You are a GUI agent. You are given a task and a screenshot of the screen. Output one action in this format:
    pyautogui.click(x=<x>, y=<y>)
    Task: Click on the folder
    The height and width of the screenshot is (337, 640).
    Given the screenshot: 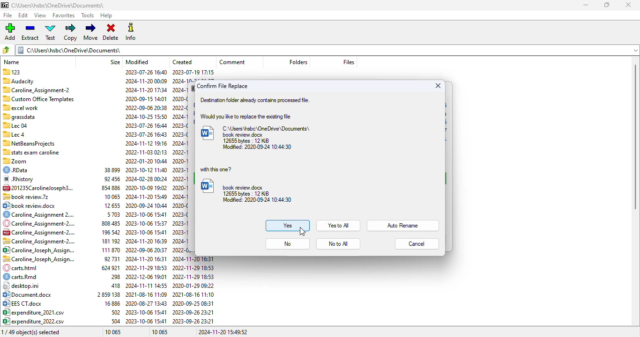 What is the action you would take?
    pyautogui.click(x=298, y=62)
    